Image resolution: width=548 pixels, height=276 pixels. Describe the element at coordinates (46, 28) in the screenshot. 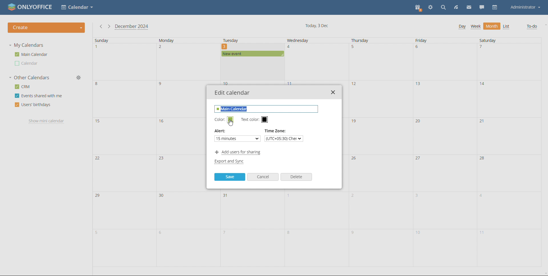

I see `create` at that location.